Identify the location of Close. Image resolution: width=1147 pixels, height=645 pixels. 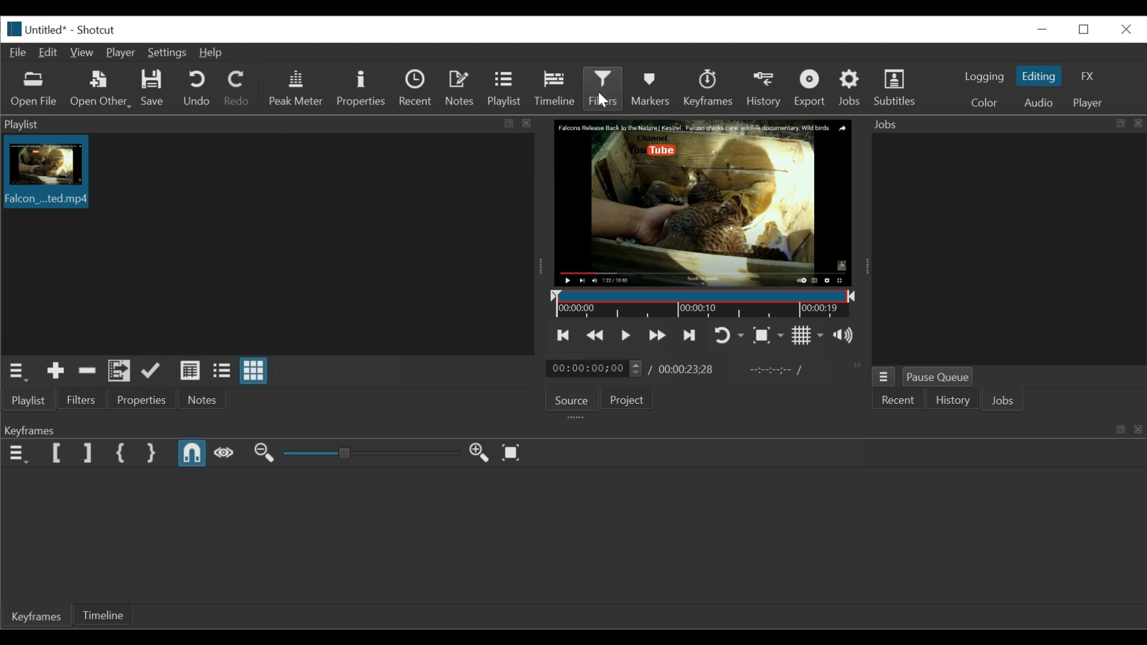
(1126, 30).